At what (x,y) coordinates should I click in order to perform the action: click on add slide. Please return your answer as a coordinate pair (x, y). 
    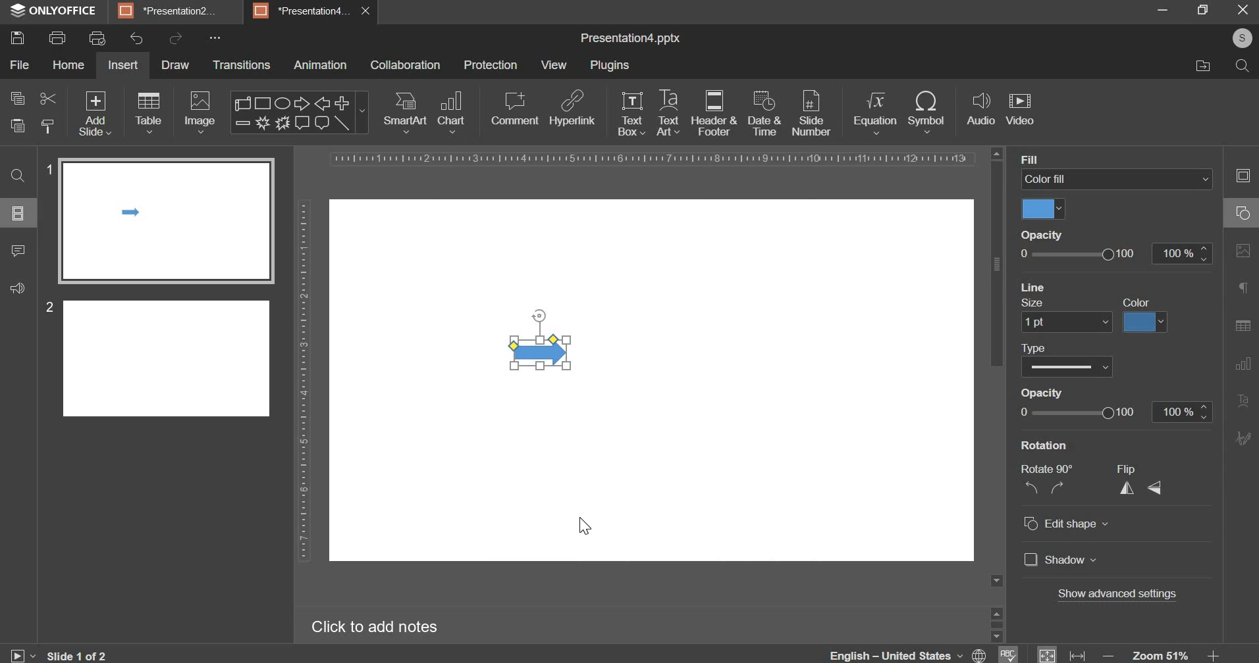
    Looking at the image, I should click on (95, 113).